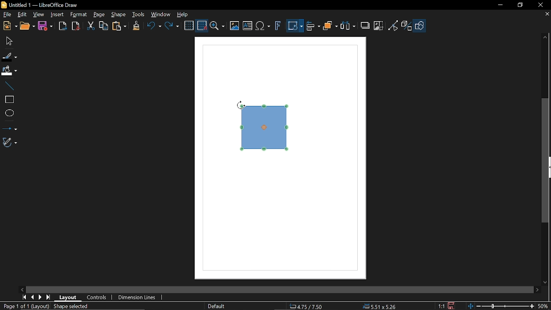  Describe the element at coordinates (90, 26) in the screenshot. I see `Cut` at that location.